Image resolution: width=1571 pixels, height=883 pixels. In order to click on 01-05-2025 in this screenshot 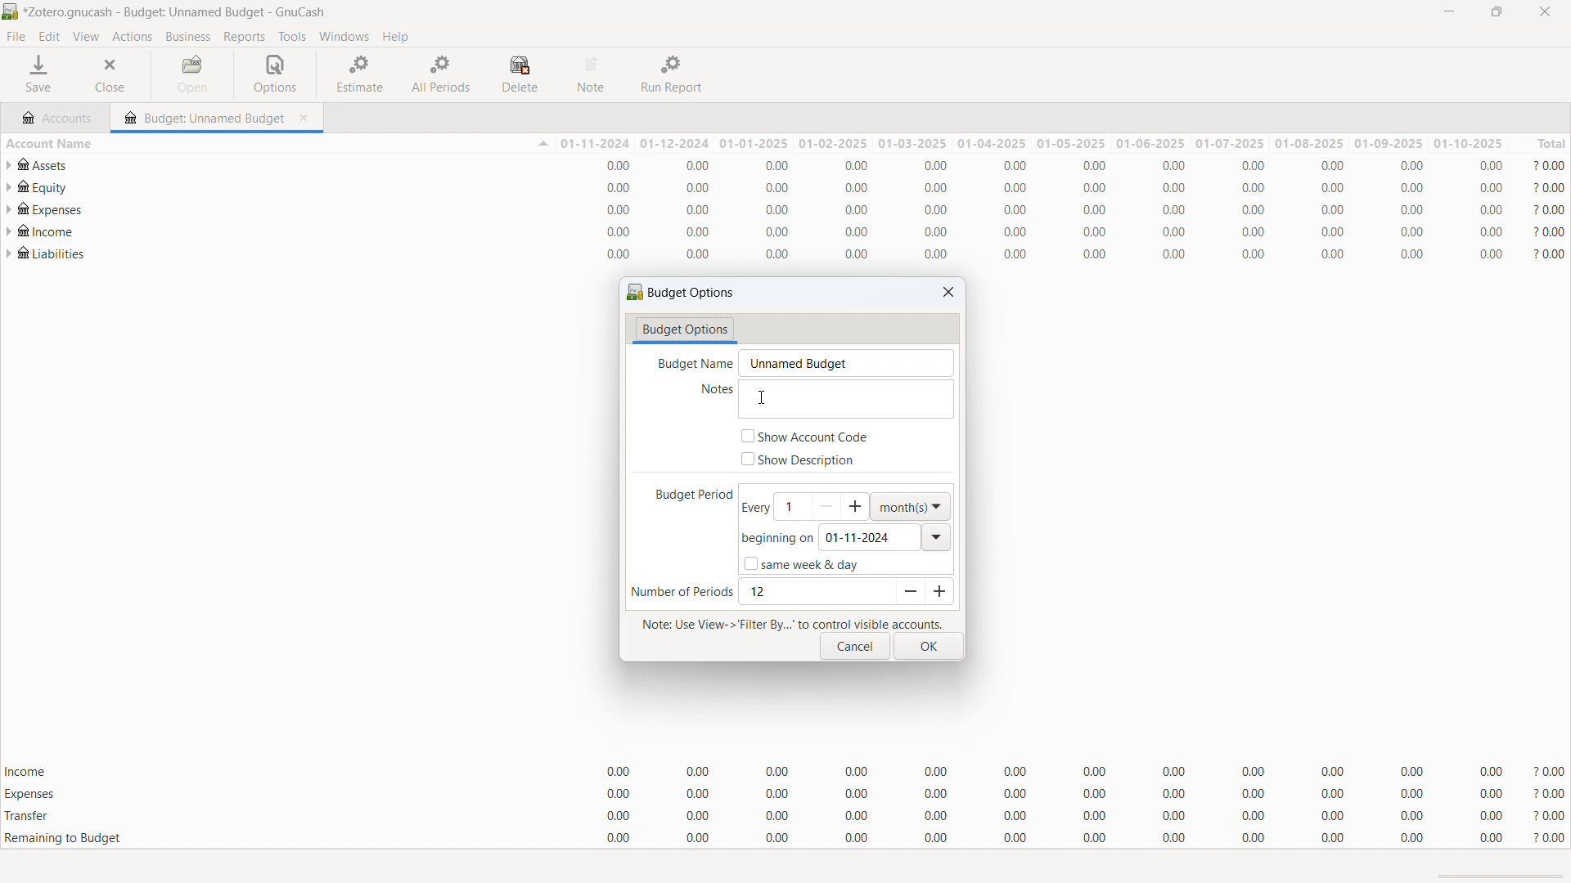, I will do `click(1069, 144)`.